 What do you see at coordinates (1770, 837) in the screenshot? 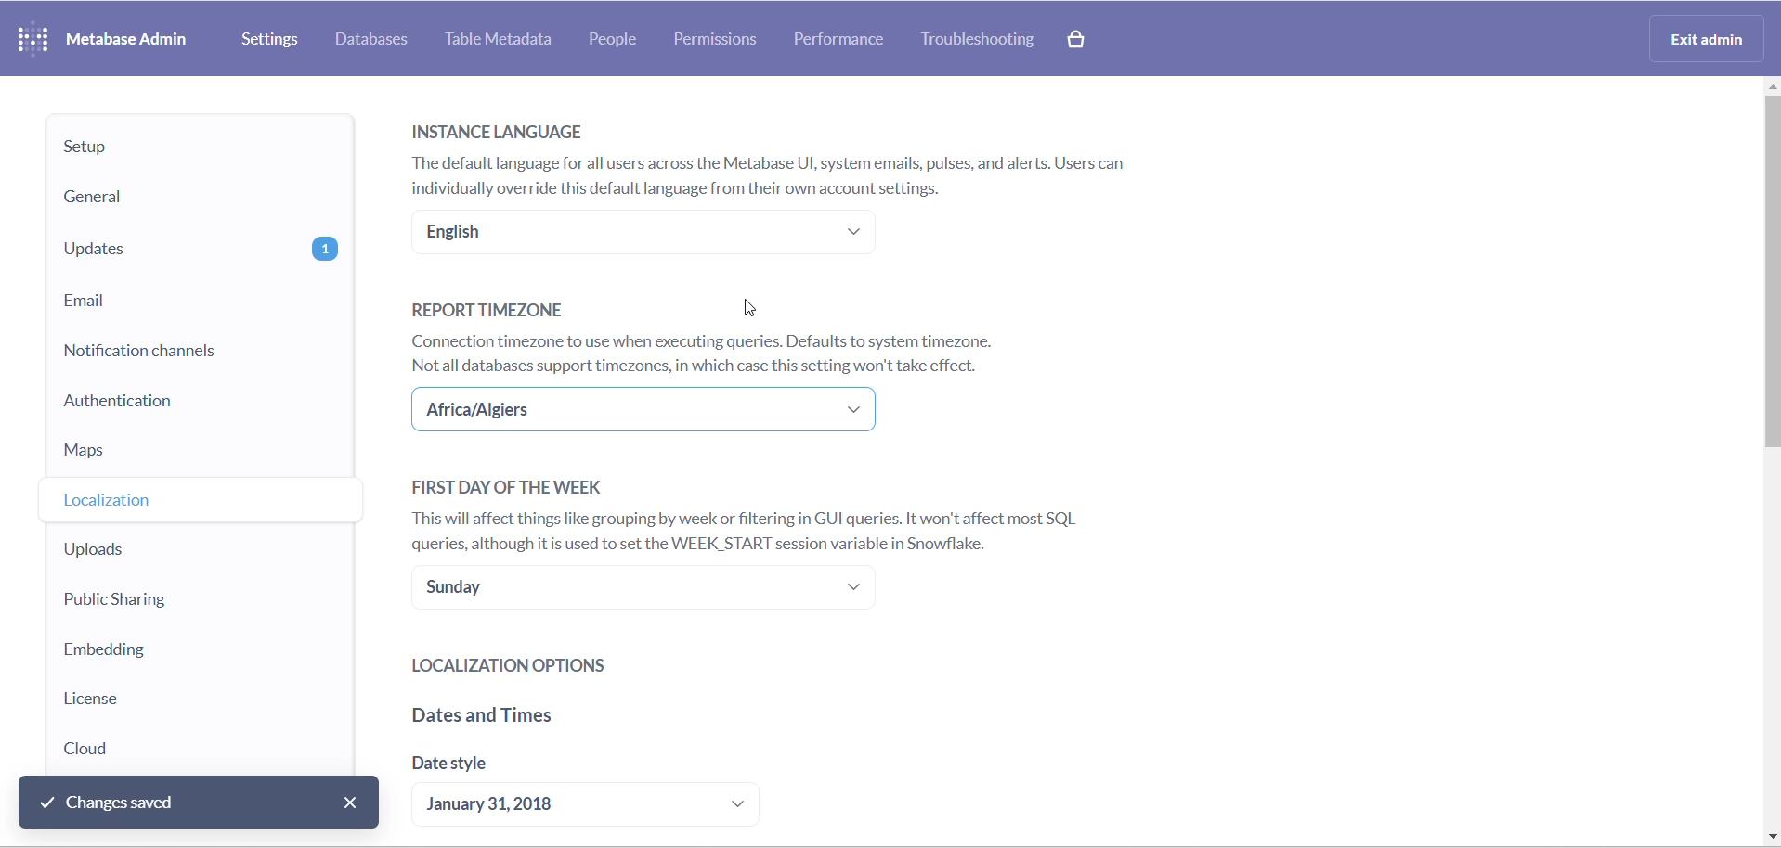
I see `move down` at bounding box center [1770, 837].